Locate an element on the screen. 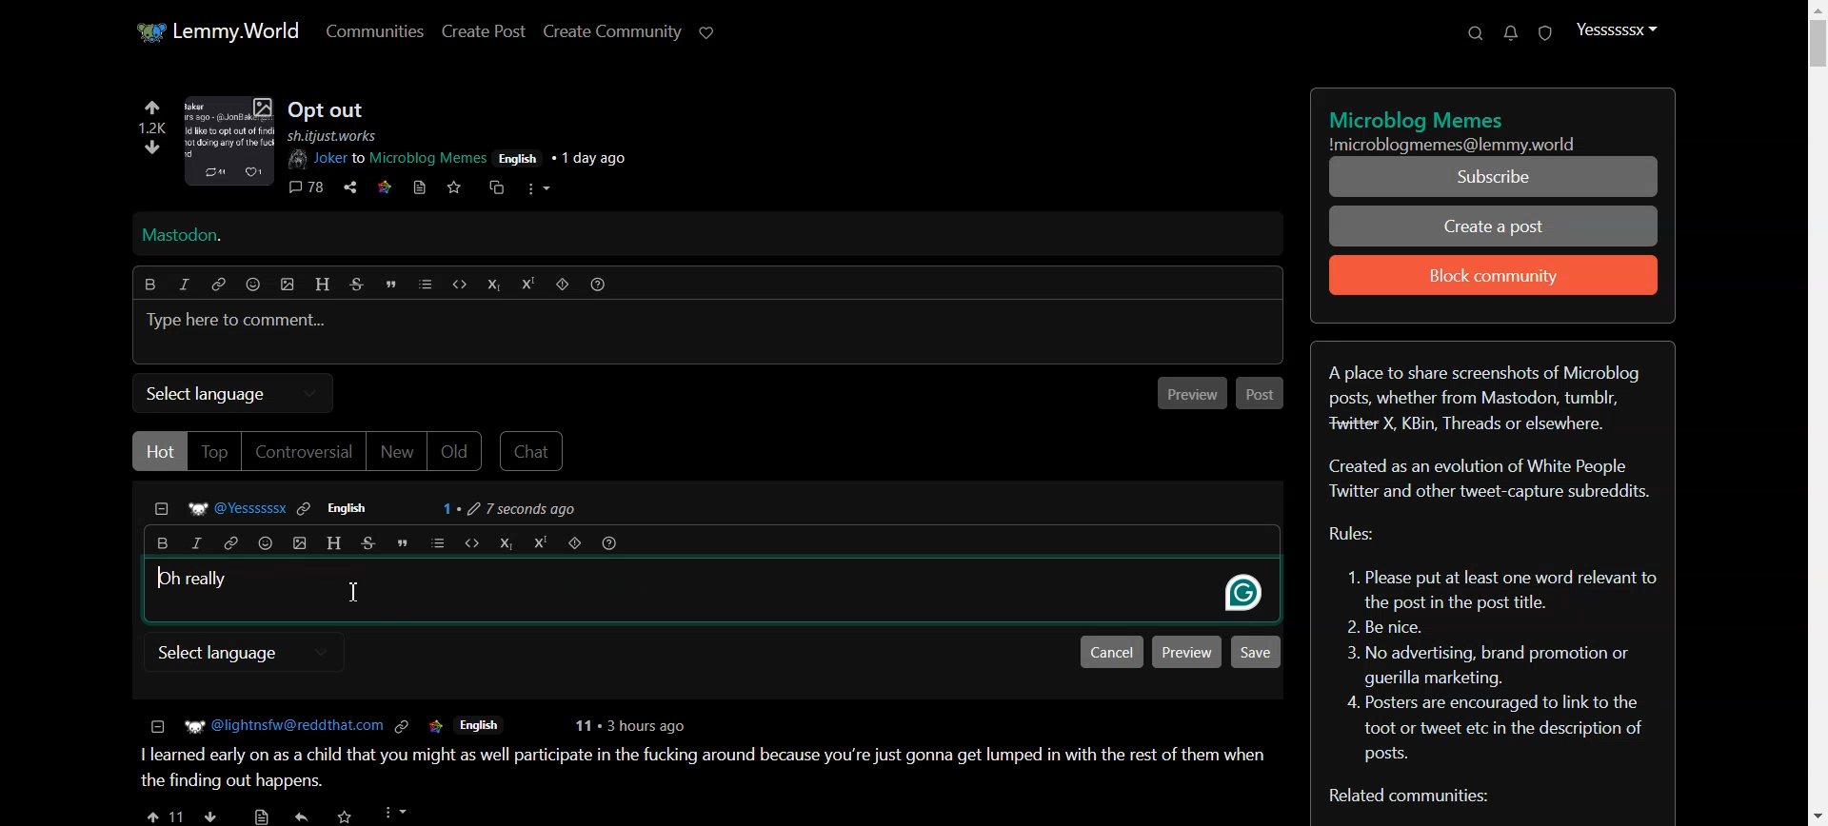 The image size is (1828, 826). downvote is located at coordinates (154, 146).